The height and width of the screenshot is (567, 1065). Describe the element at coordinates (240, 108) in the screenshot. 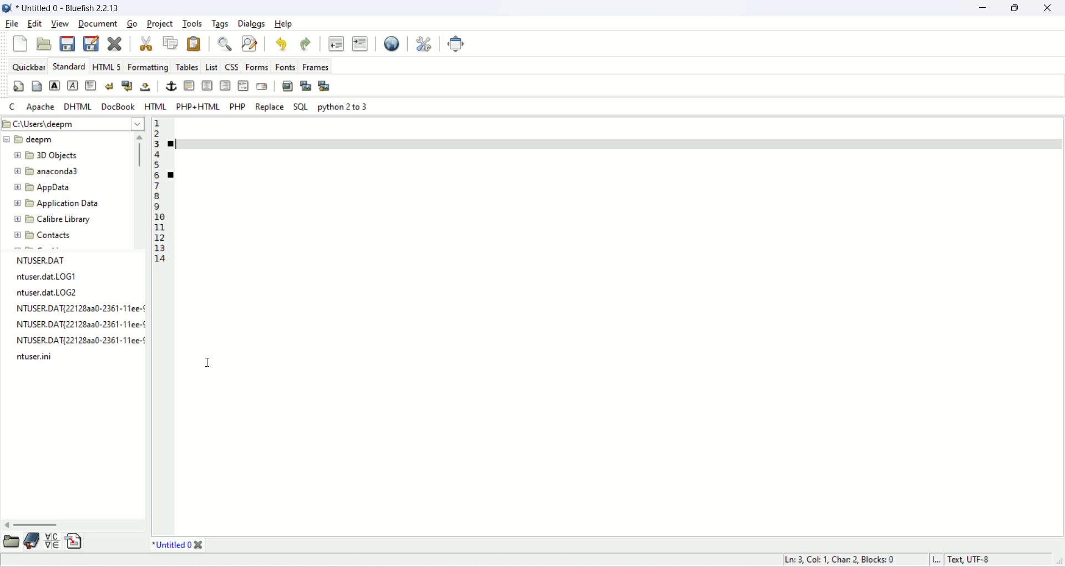

I see `PHP` at that location.